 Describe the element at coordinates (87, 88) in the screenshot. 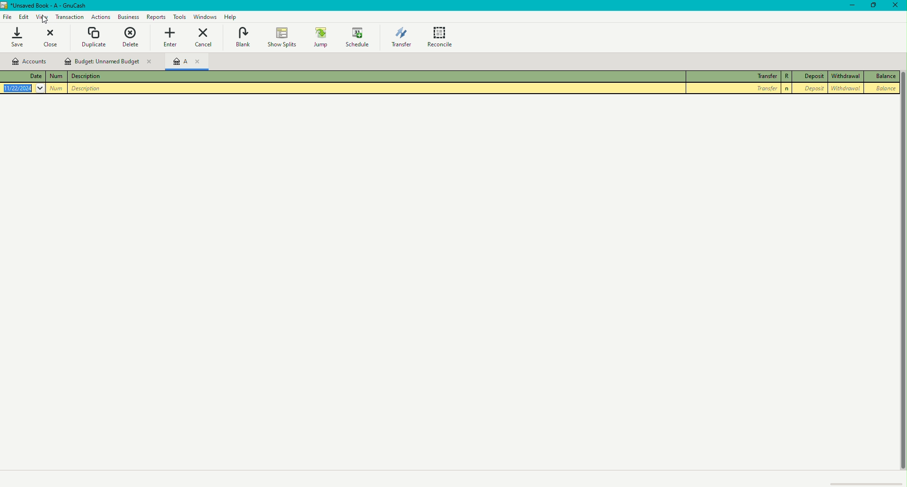

I see `description` at that location.